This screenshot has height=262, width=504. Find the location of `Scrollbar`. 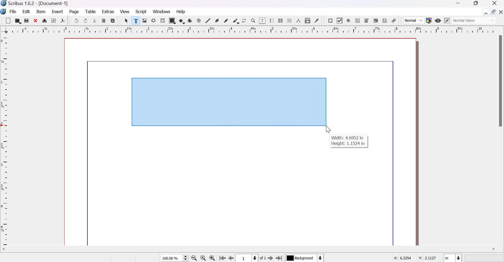

Scrollbar is located at coordinates (501, 81).